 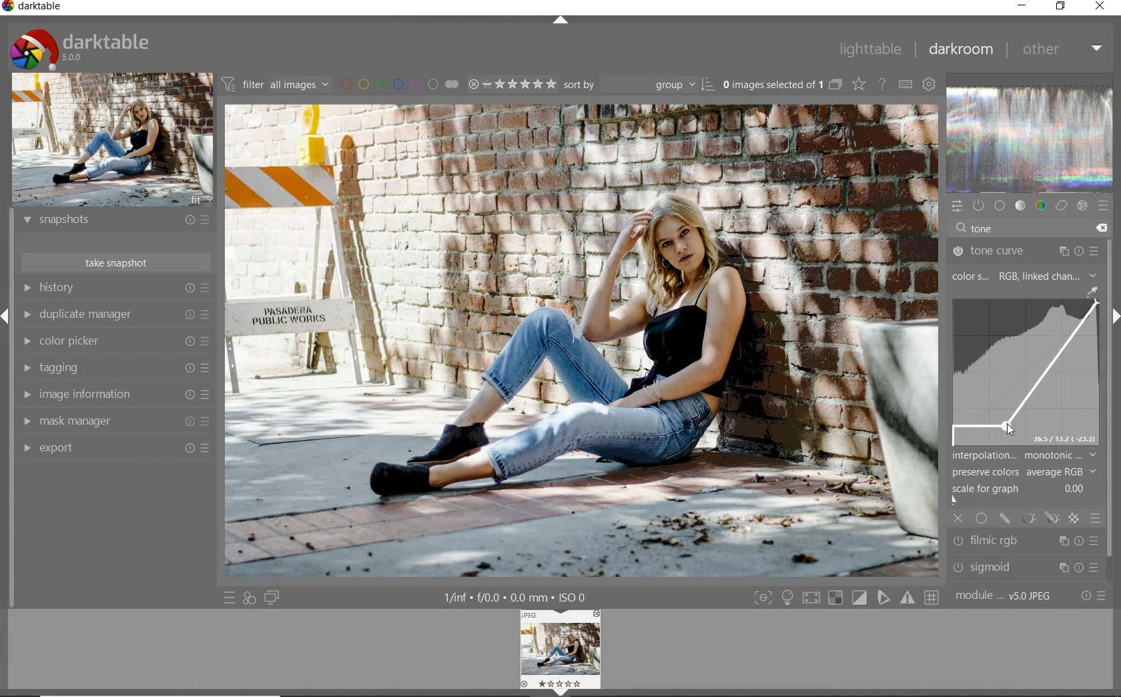 I want to click on restore, so click(x=1061, y=7).